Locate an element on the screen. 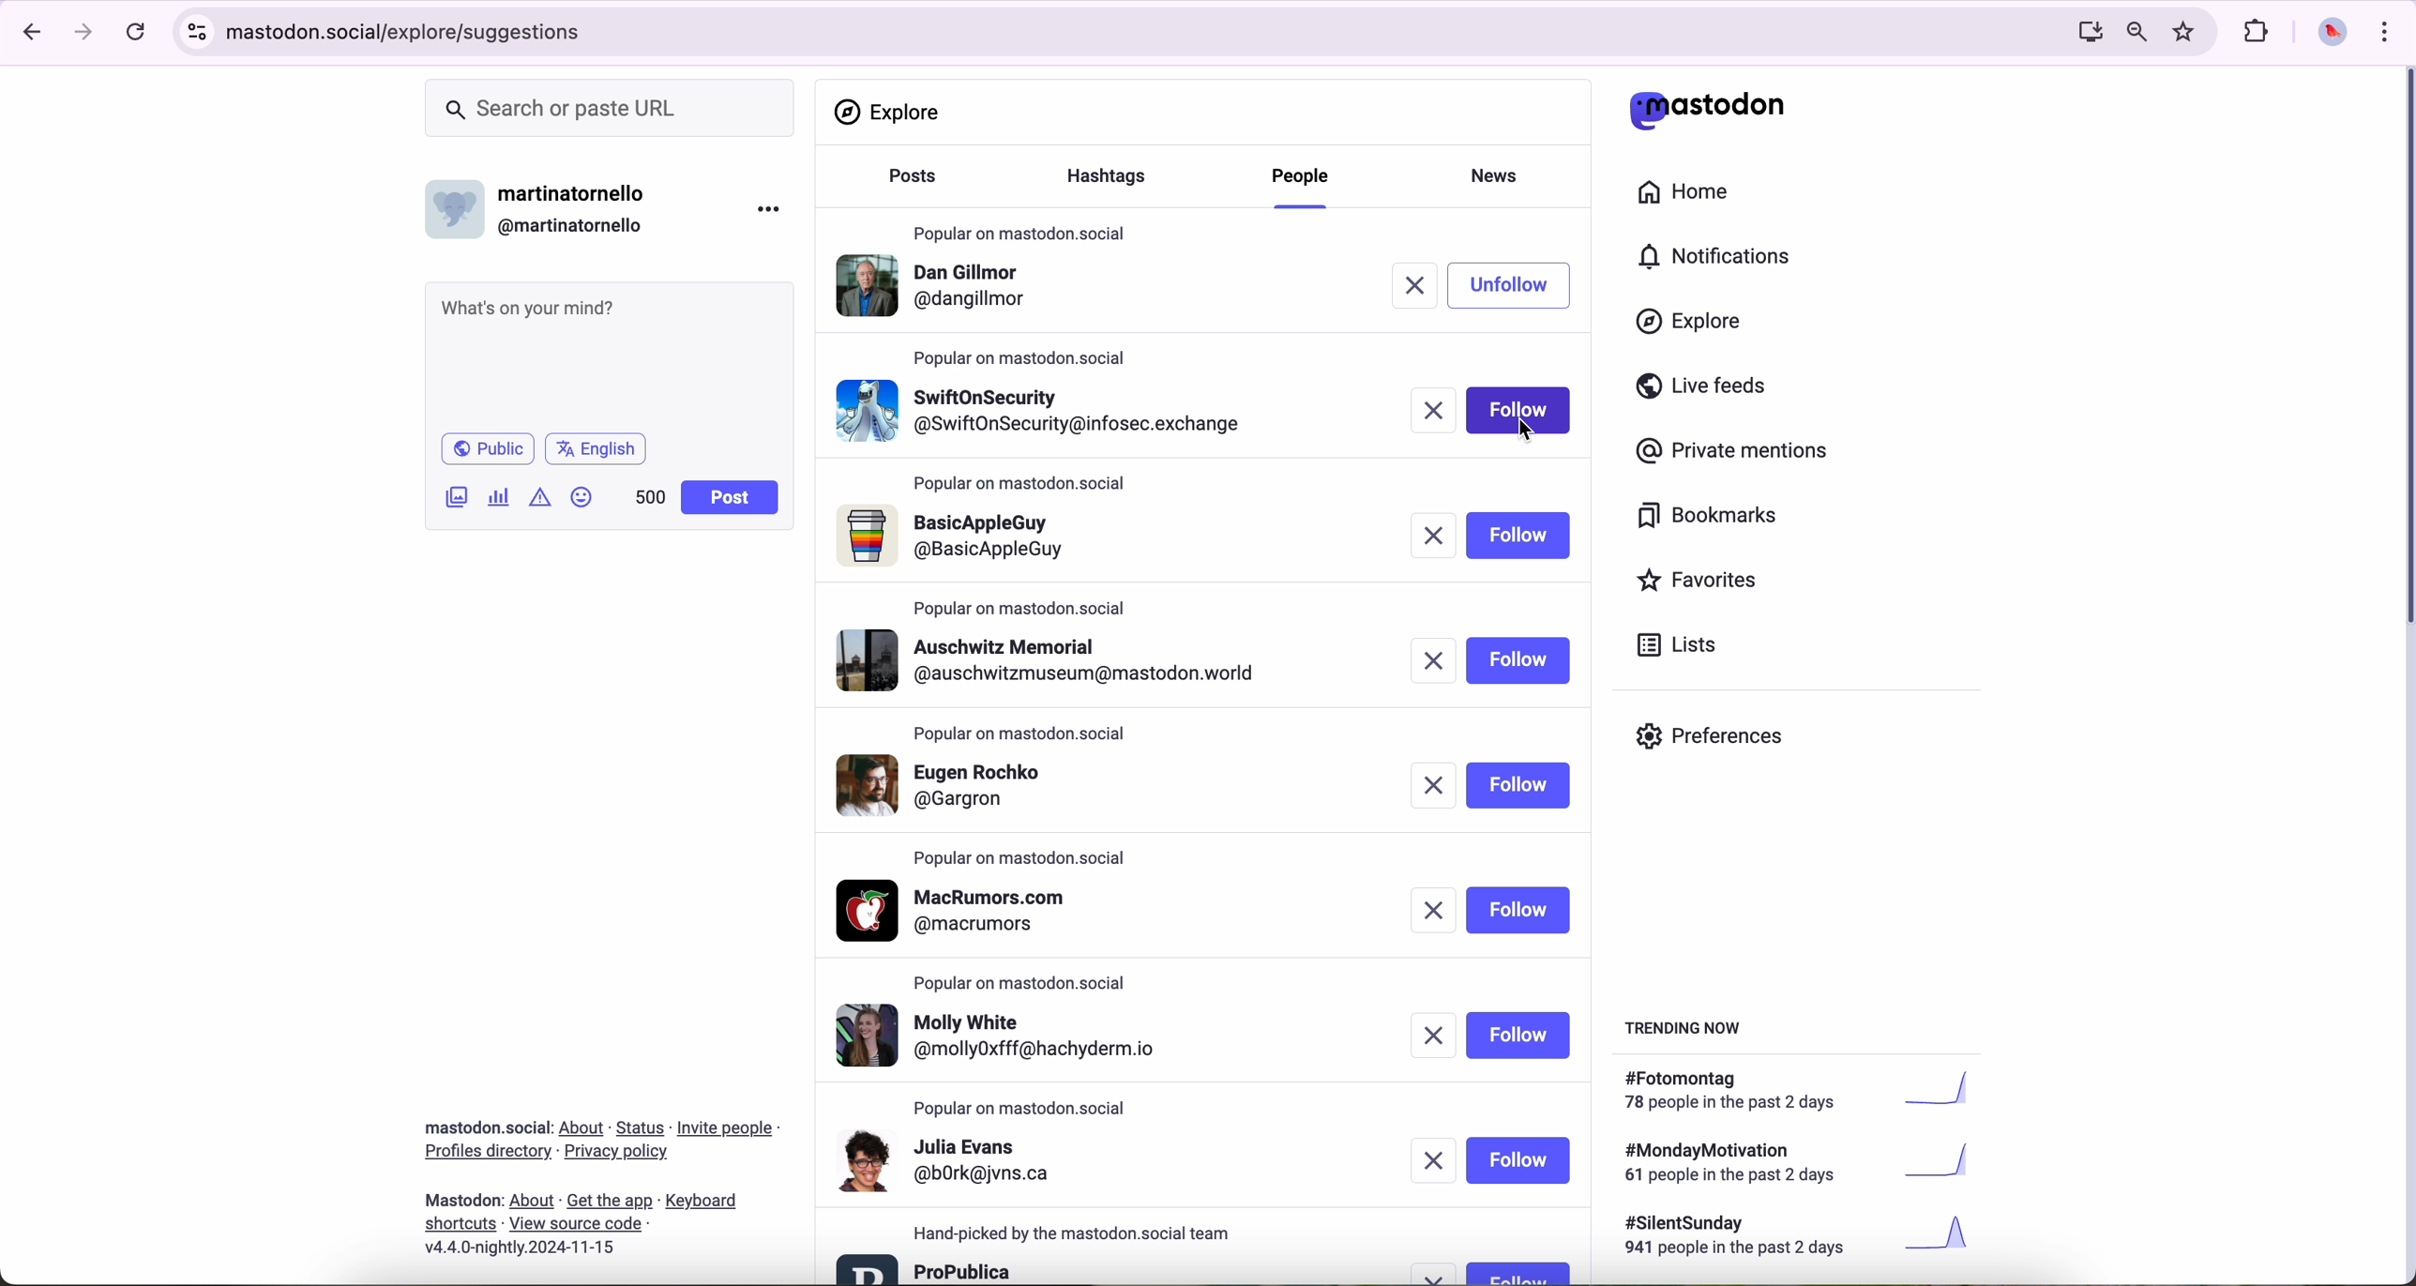 This screenshot has width=2416, height=1286. username is located at coordinates (545, 204).